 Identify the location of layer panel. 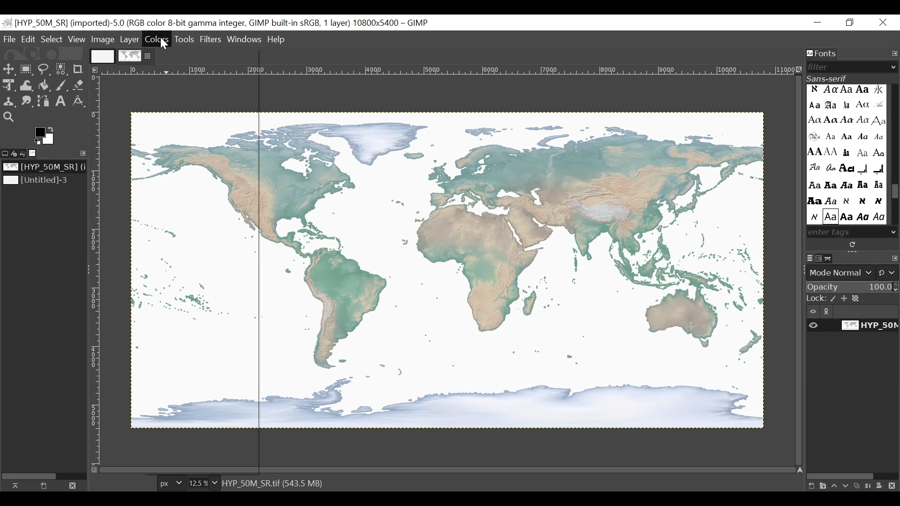
(850, 483).